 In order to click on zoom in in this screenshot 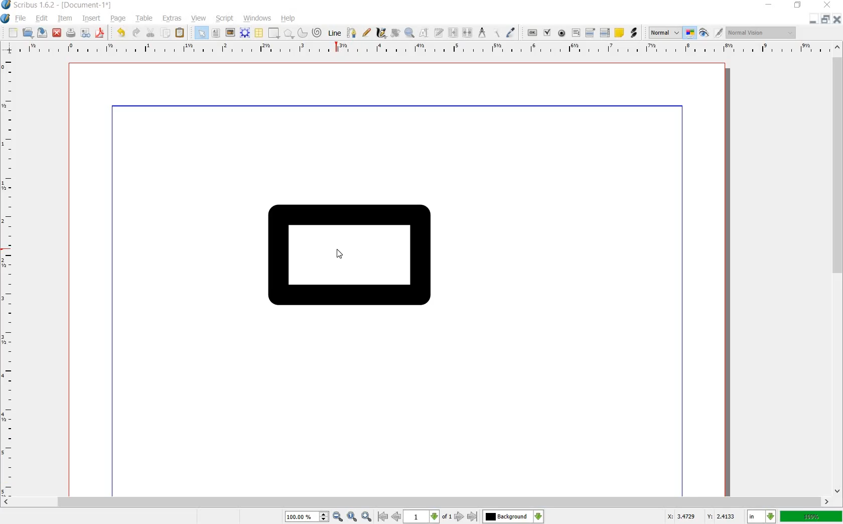, I will do `click(314, 516)`.